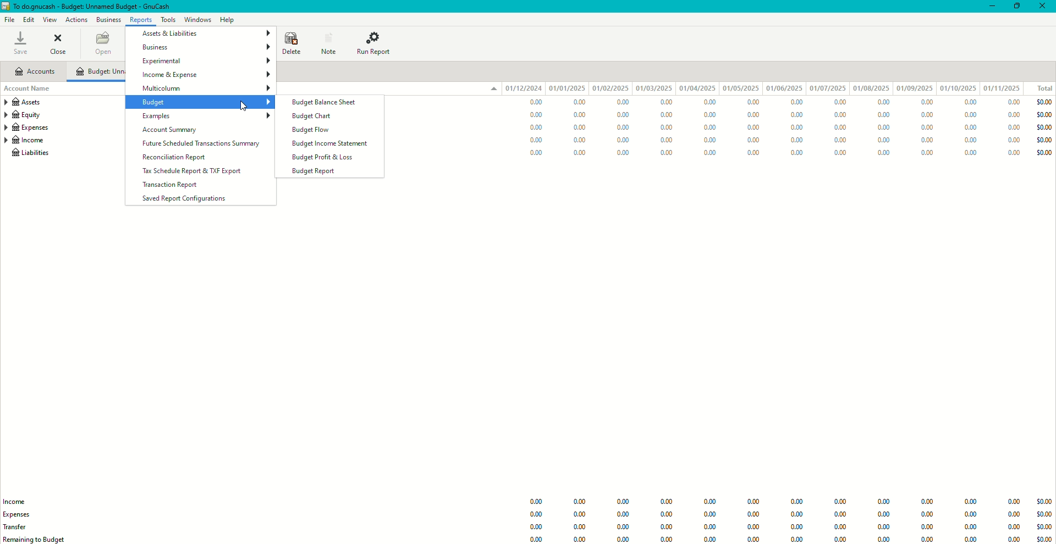 The height and width of the screenshot is (544, 1056). I want to click on 0.00, so click(664, 128).